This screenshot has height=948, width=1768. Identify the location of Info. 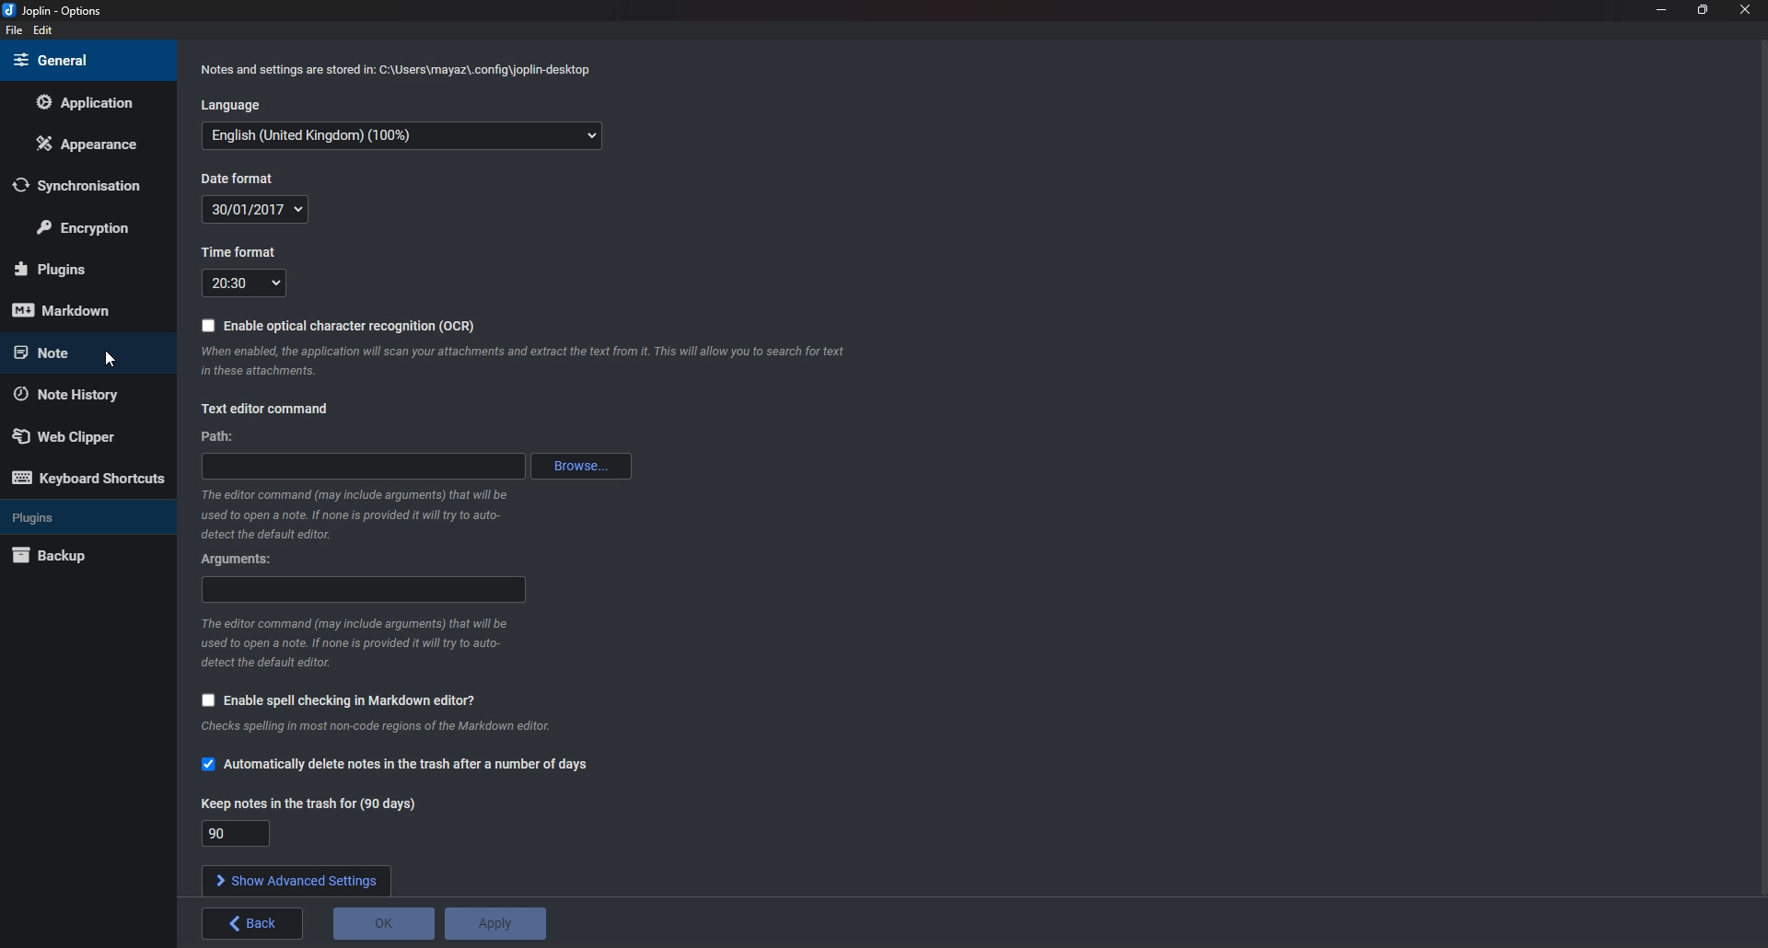
(520, 363).